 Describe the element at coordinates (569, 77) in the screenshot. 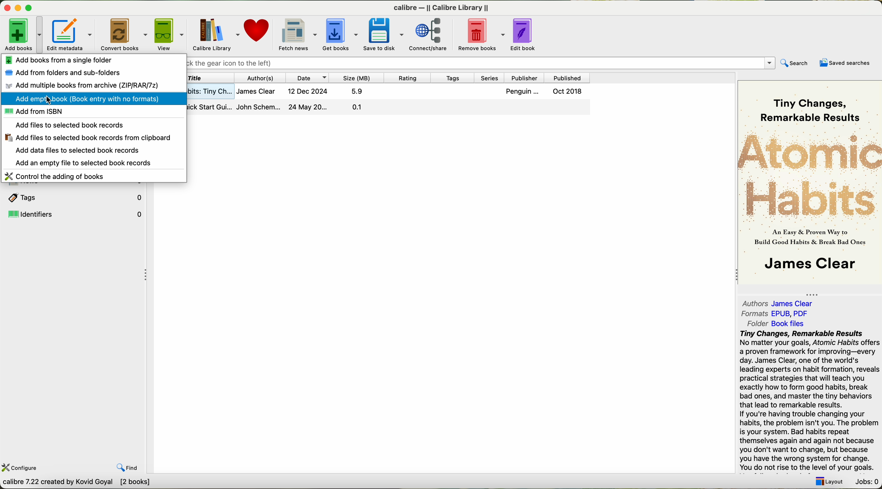

I see `published` at that location.